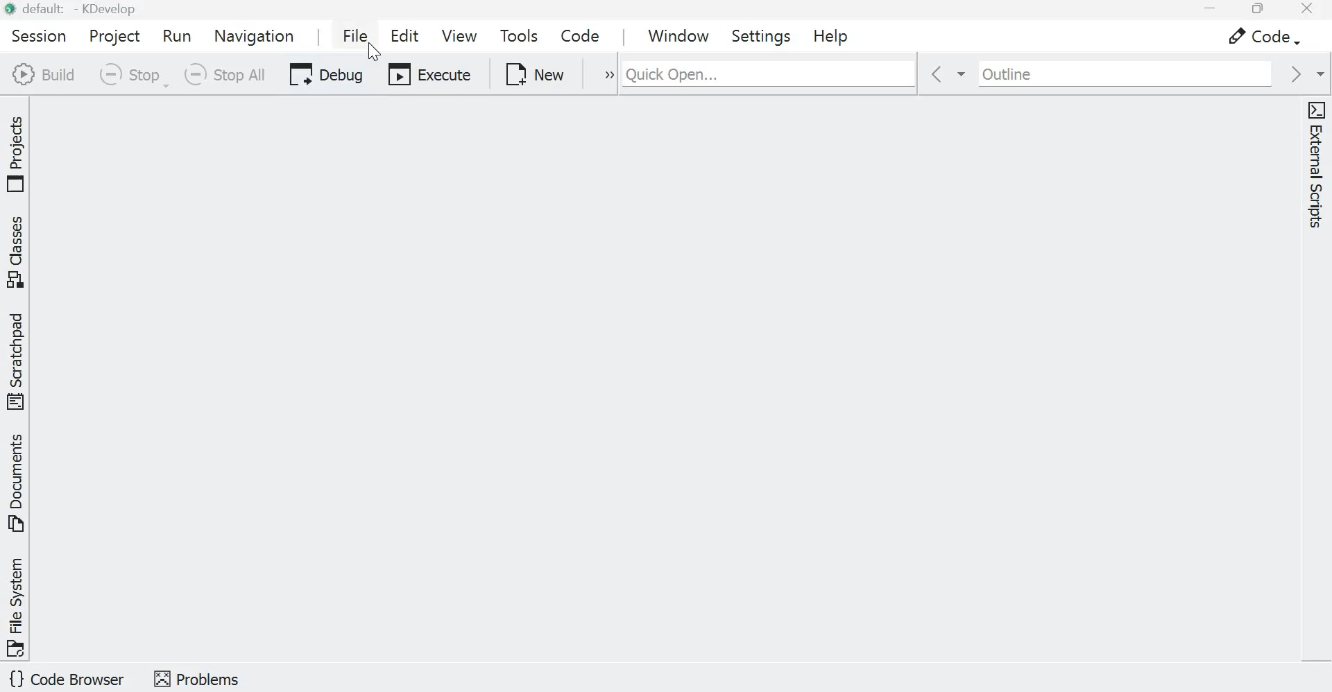  Describe the element at coordinates (679, 34) in the screenshot. I see `Window` at that location.